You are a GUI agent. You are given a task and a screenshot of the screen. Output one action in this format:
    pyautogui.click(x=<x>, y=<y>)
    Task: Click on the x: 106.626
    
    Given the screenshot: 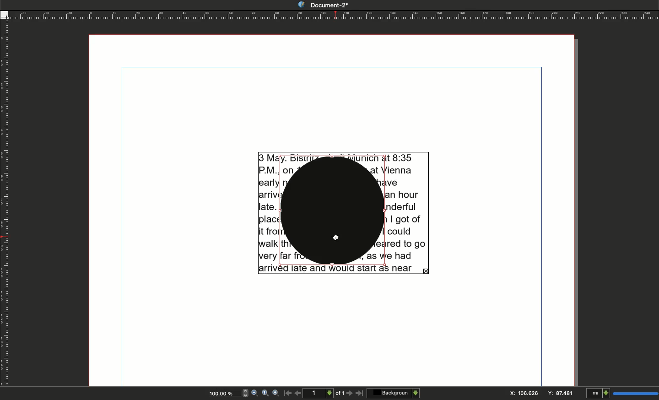 What is the action you would take?
    pyautogui.click(x=521, y=393)
    